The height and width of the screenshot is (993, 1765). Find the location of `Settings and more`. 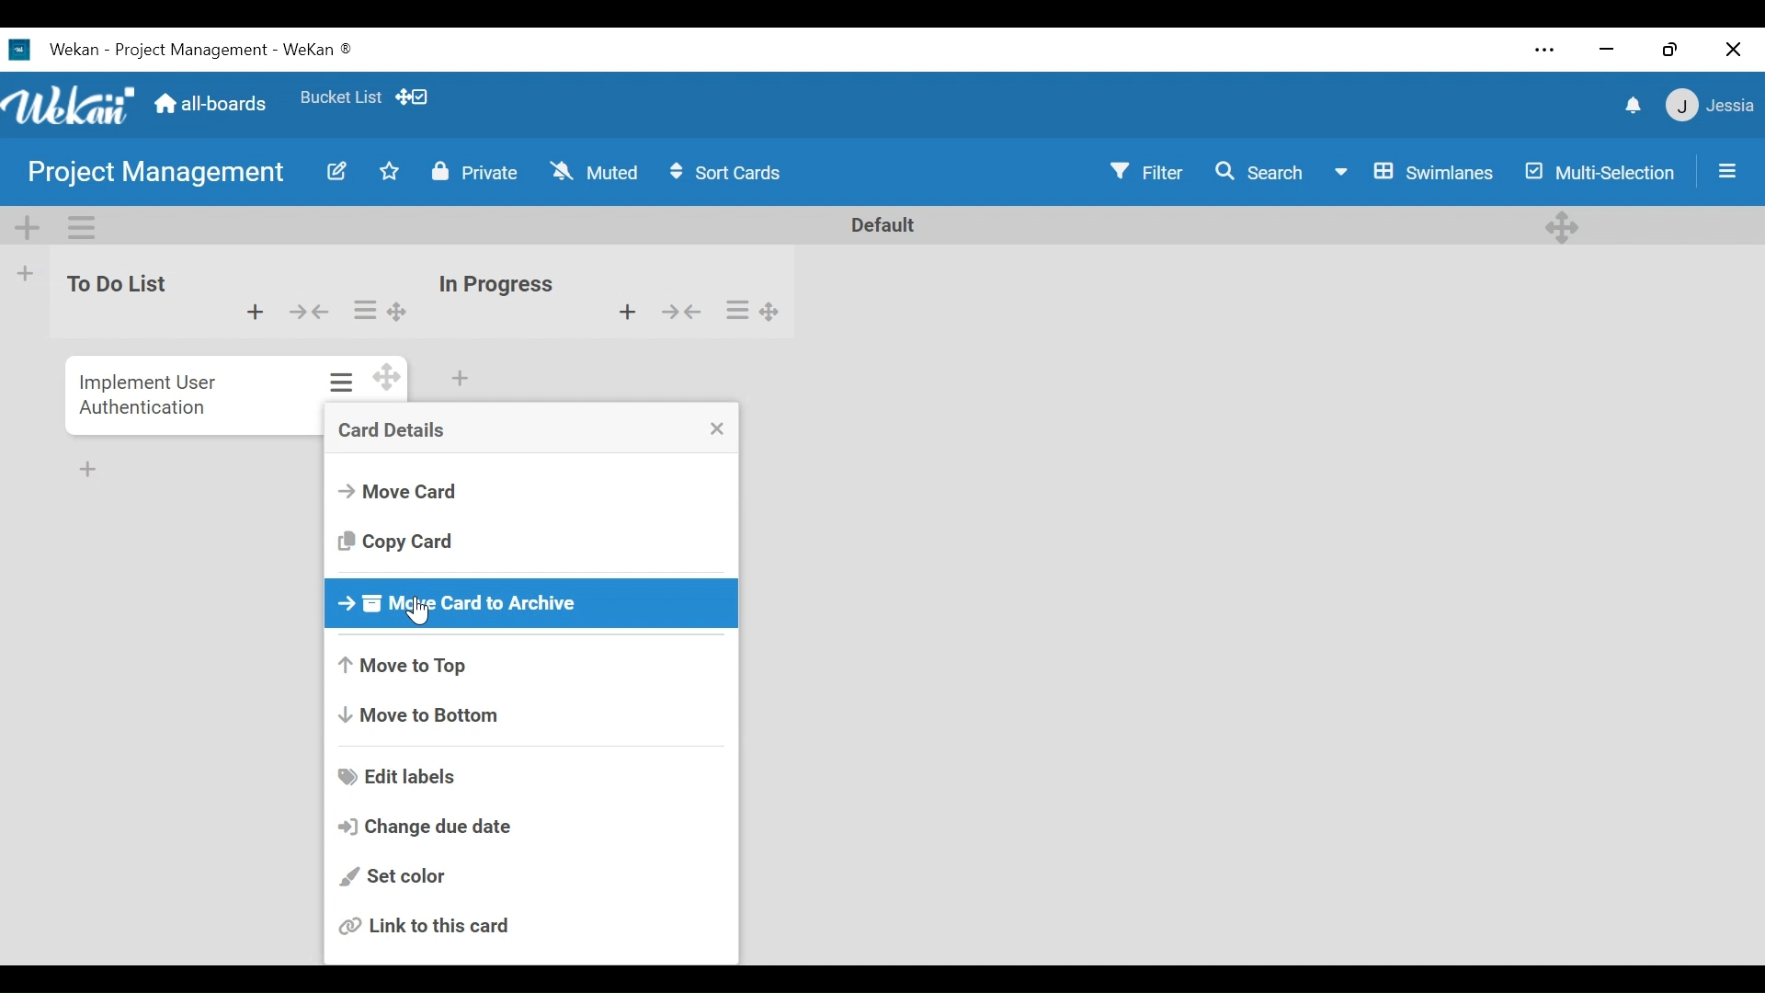

Settings and more is located at coordinates (1547, 49).